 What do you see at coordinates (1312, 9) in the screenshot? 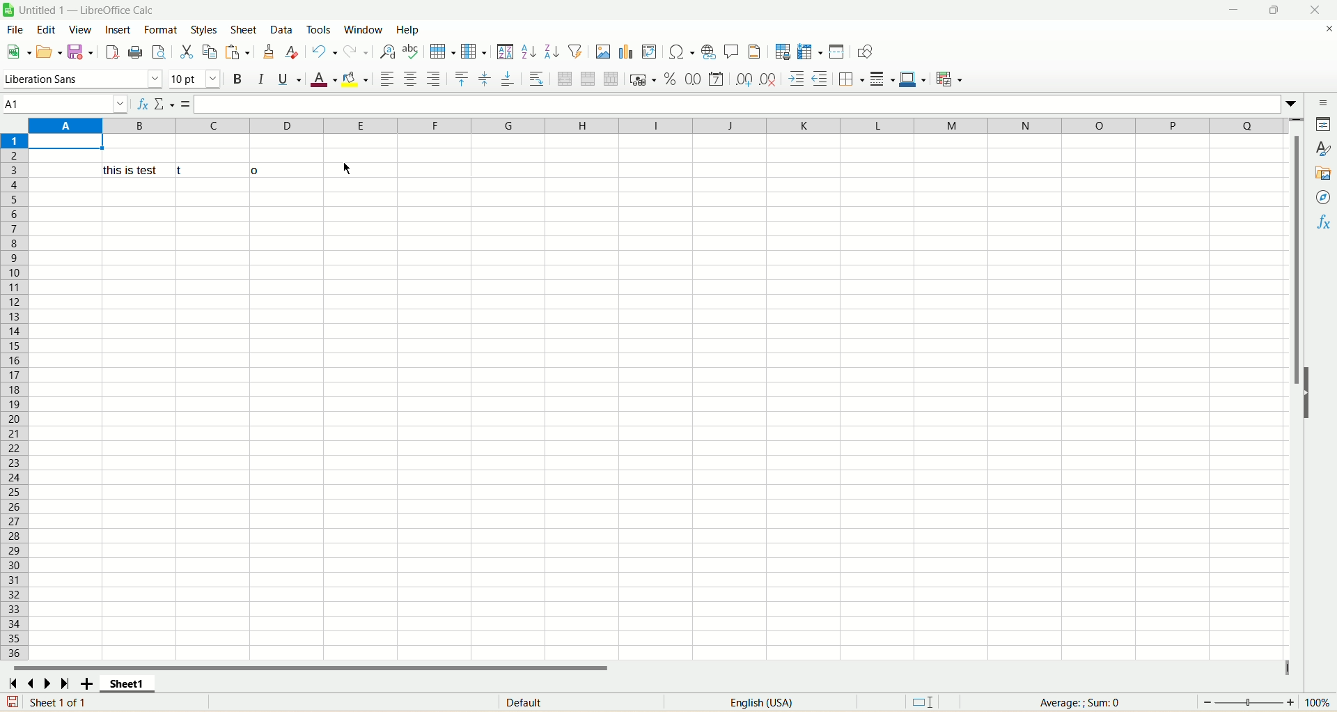
I see `close` at bounding box center [1312, 9].